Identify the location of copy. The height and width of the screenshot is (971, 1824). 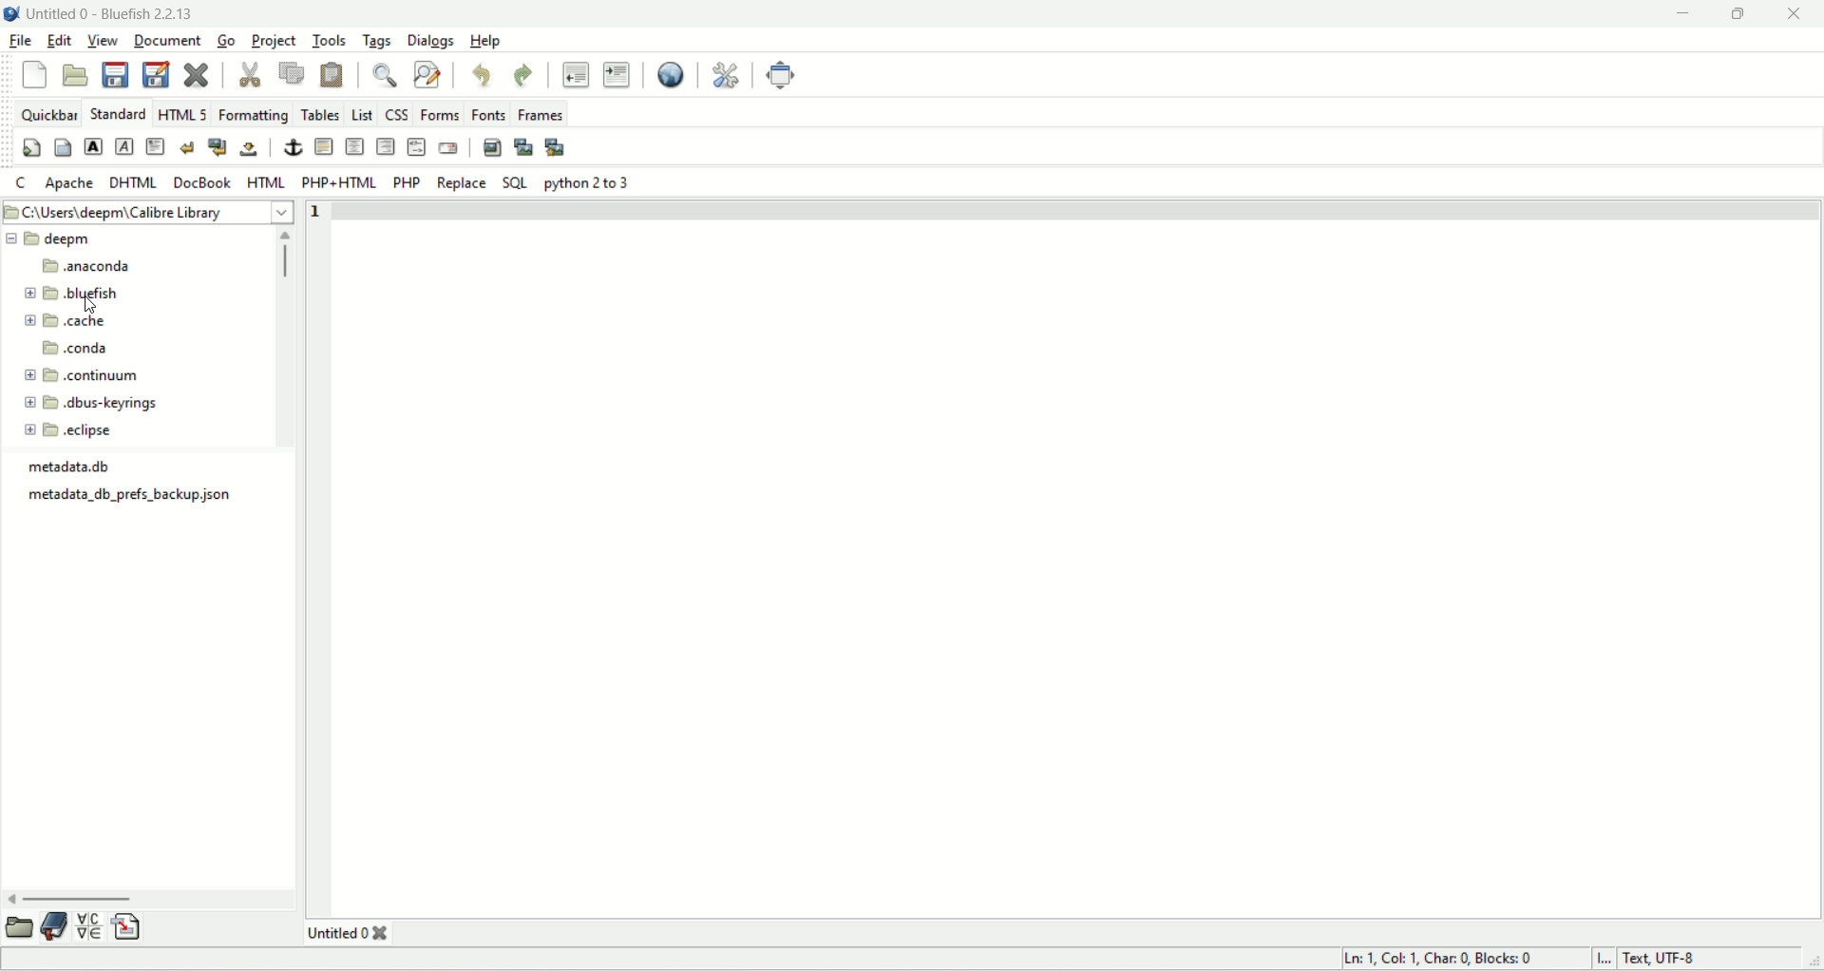
(292, 73).